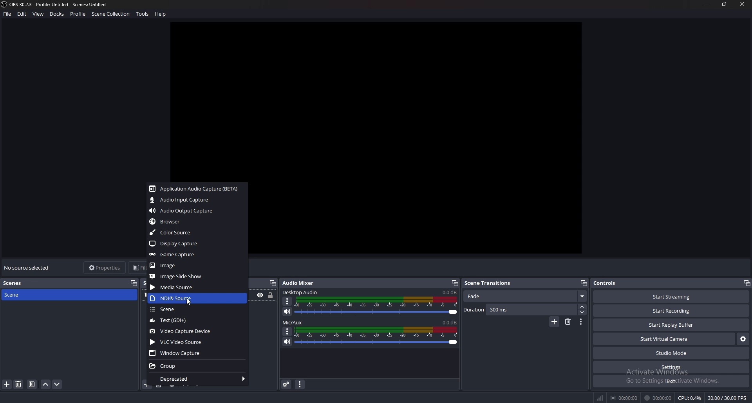 The image size is (752, 403). What do you see at coordinates (58, 14) in the screenshot?
I see `docks` at bounding box center [58, 14].